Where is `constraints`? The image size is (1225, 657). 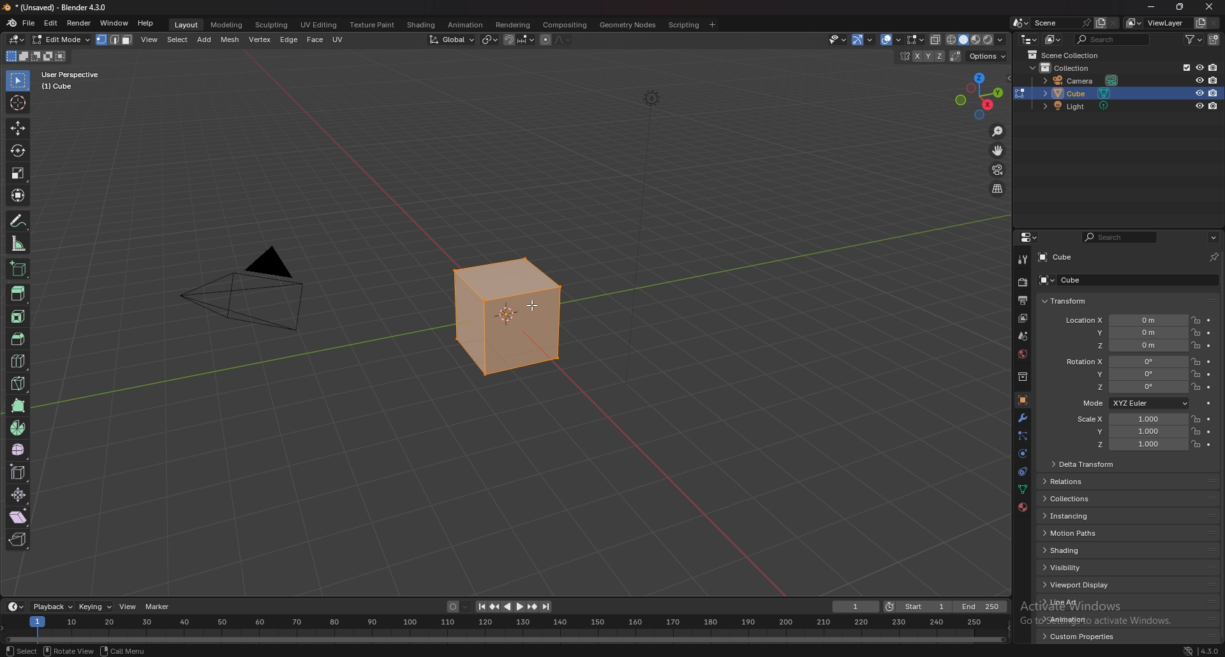
constraints is located at coordinates (1022, 472).